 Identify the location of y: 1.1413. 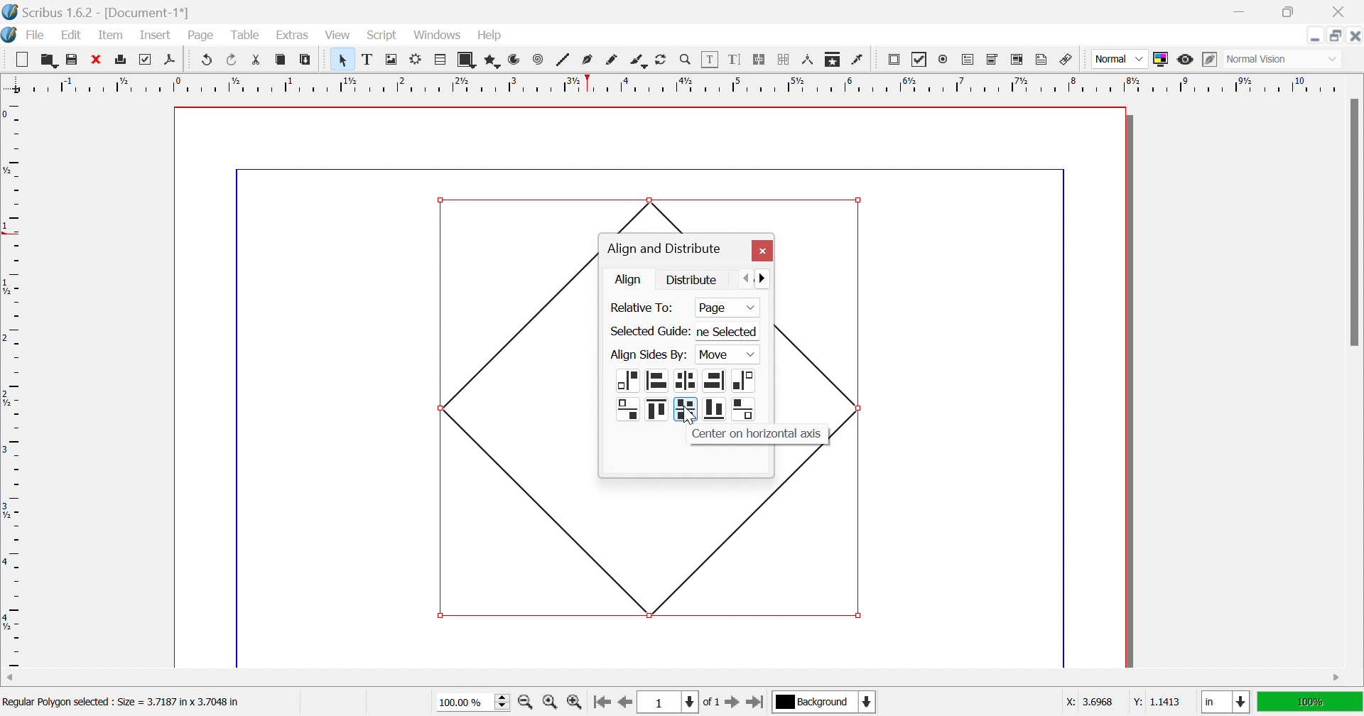
(1155, 702).